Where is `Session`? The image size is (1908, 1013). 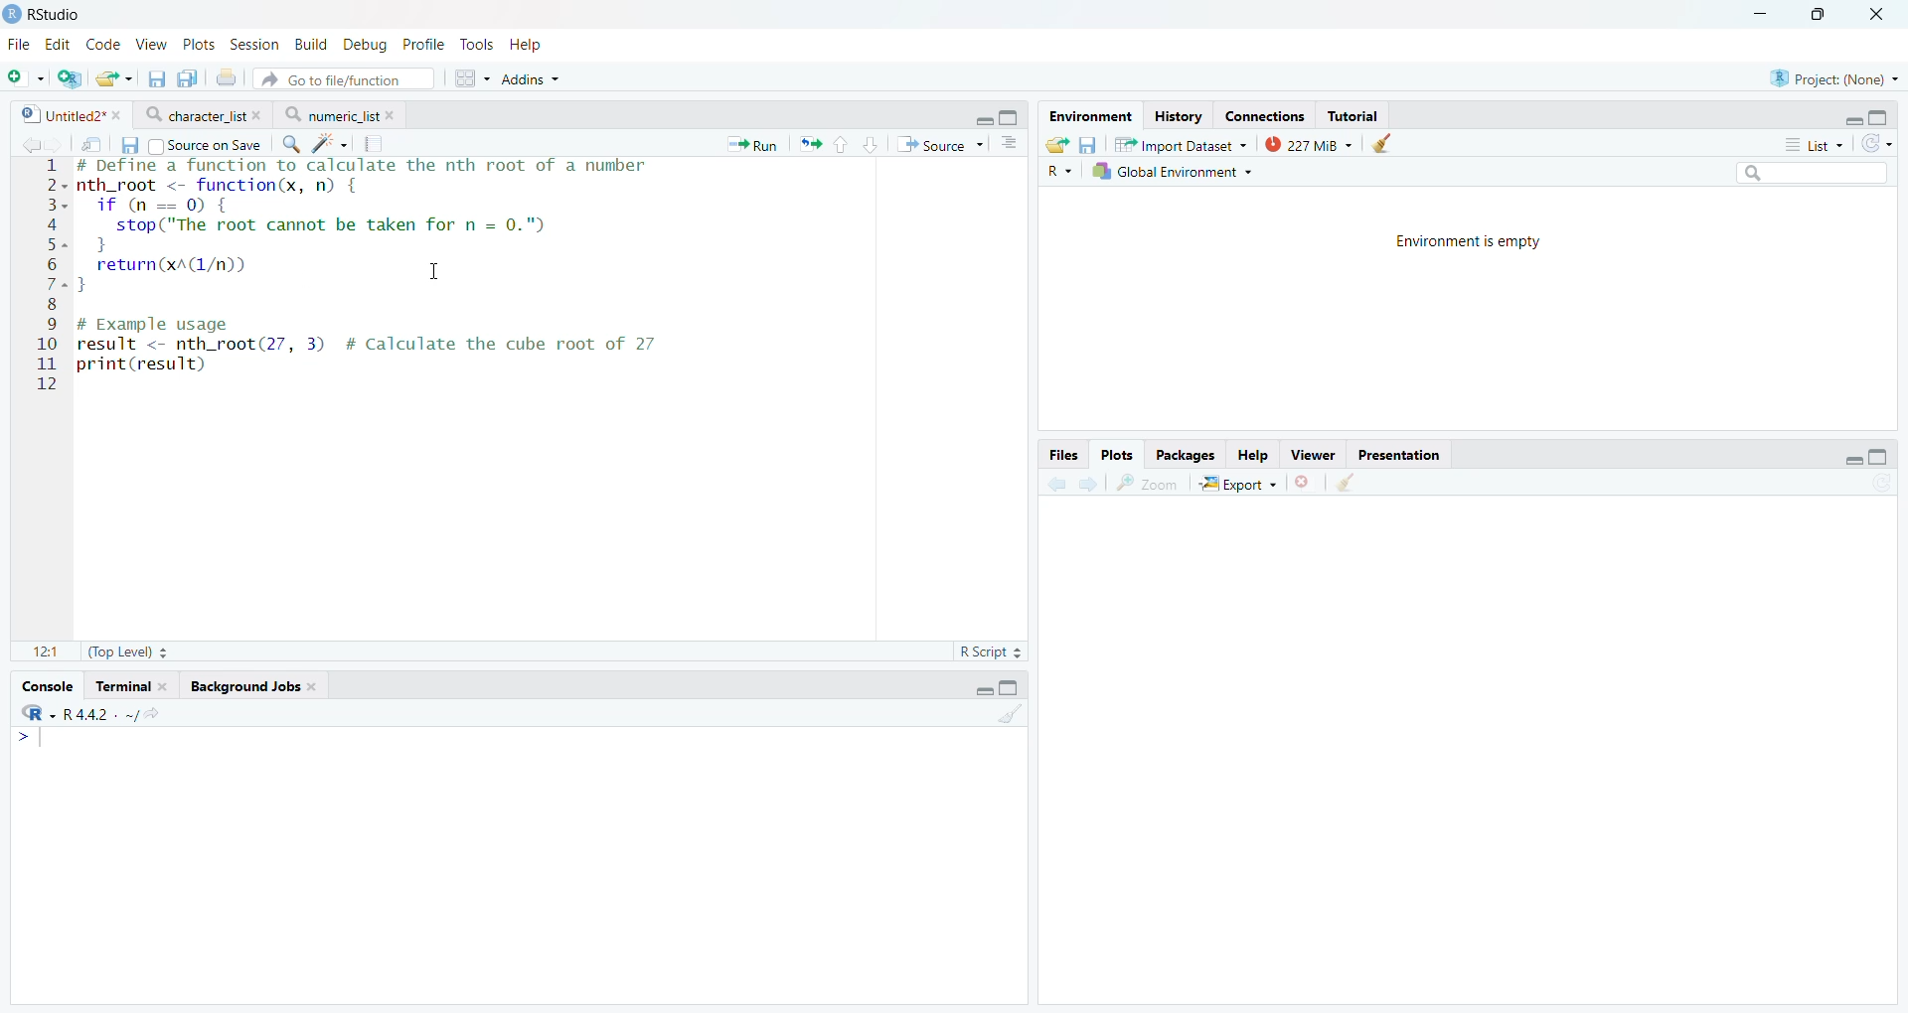 Session is located at coordinates (255, 43).